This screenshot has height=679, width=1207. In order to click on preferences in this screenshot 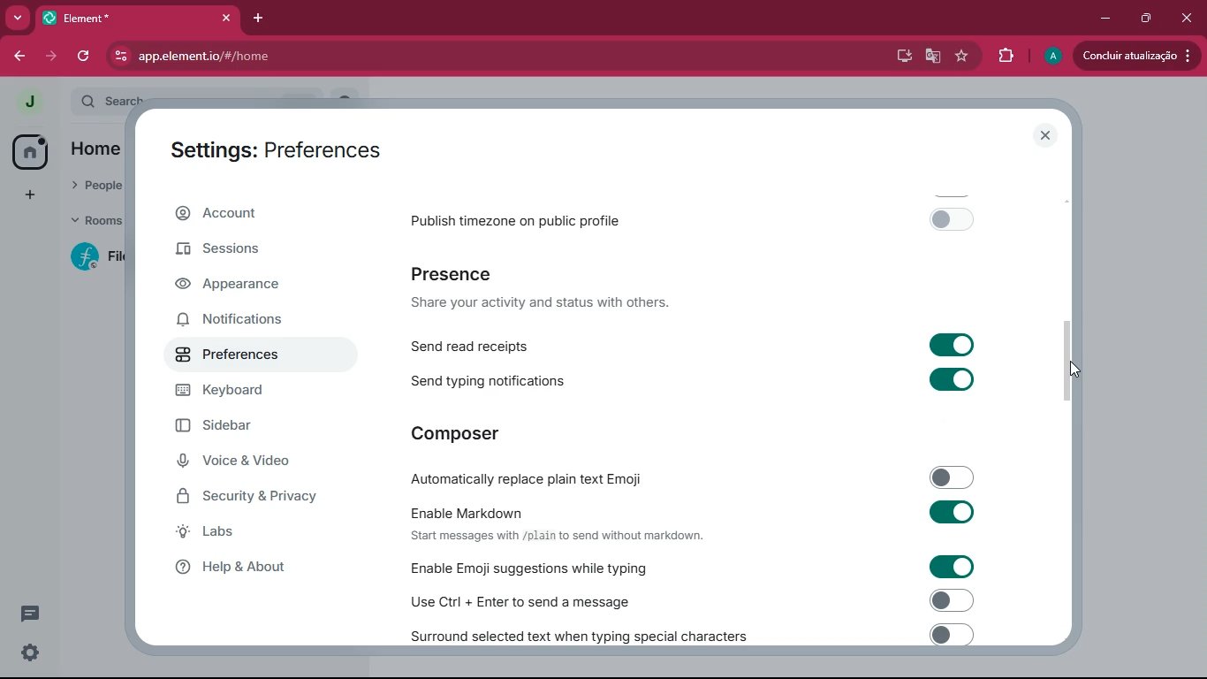, I will do `click(241, 362)`.